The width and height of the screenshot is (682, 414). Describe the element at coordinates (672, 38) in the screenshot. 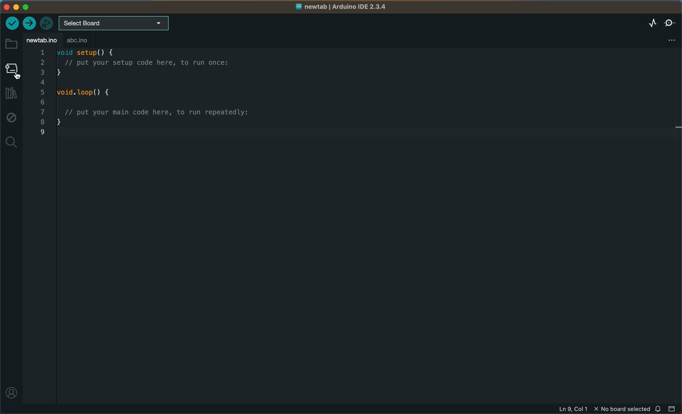

I see `file setting` at that location.